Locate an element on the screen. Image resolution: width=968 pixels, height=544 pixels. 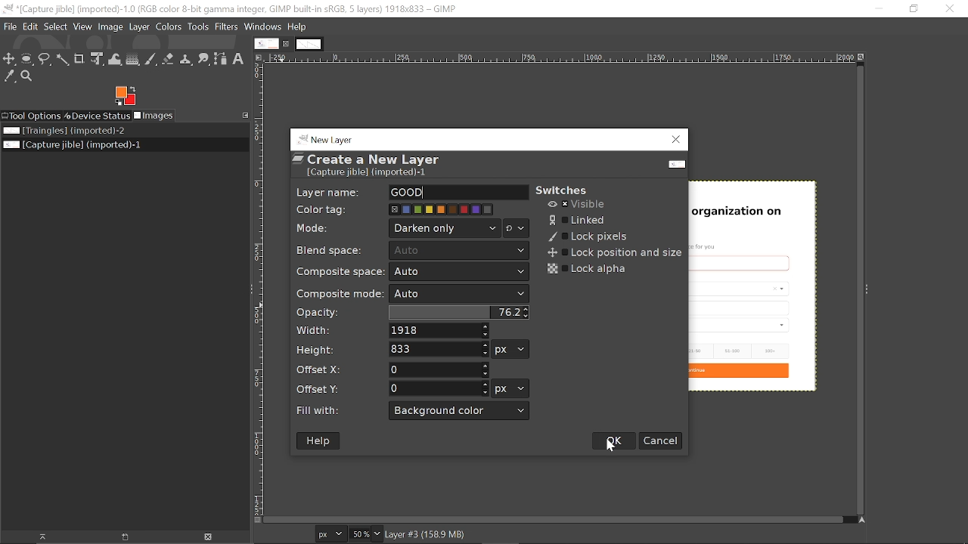
Background color is located at coordinates (460, 411).